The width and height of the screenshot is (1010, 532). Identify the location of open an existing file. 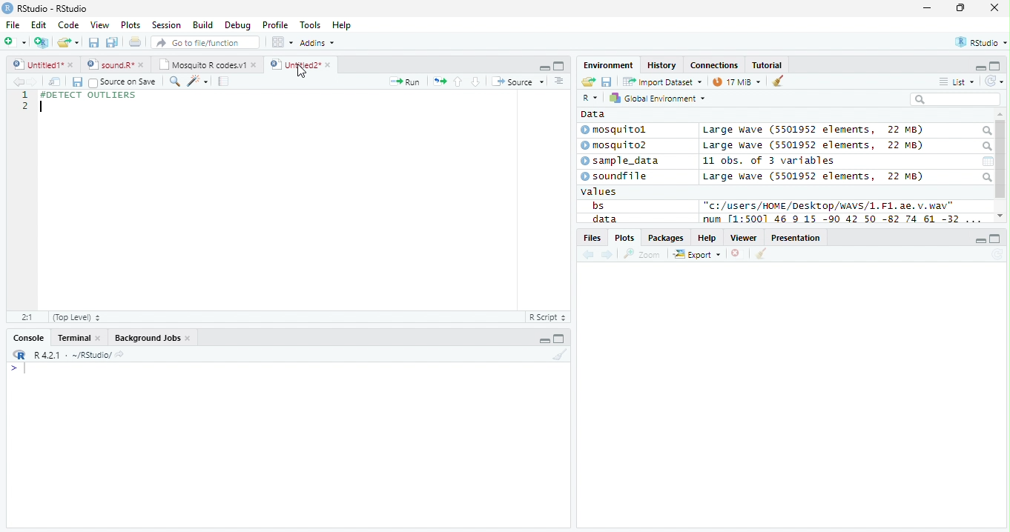
(68, 42).